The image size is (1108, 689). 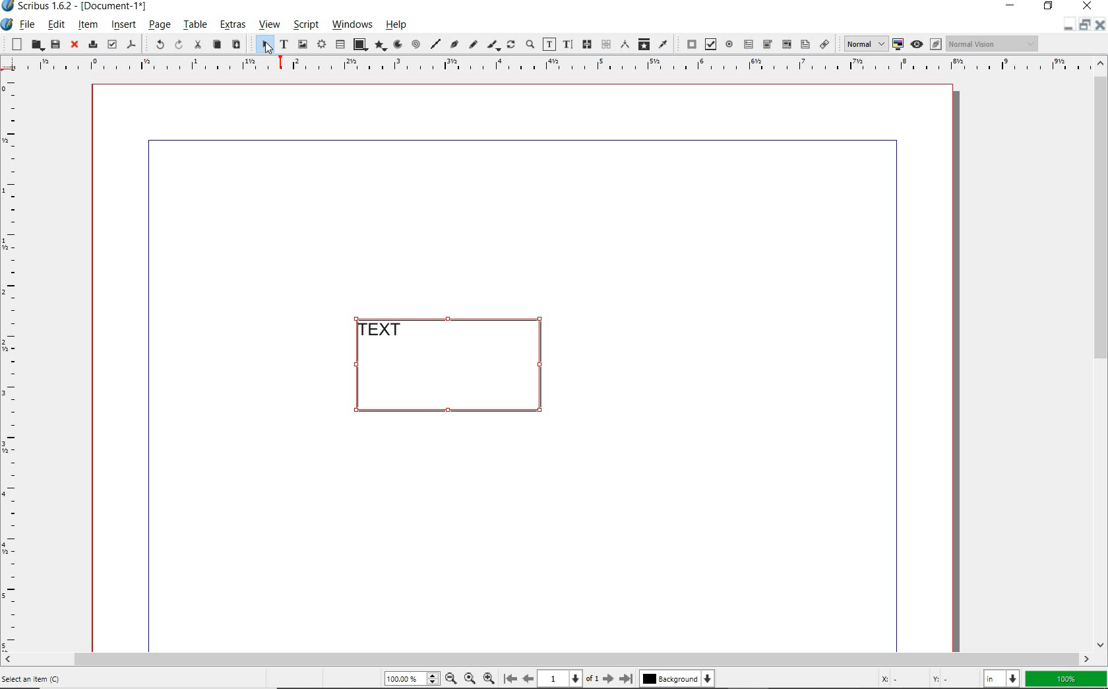 What do you see at coordinates (454, 44) in the screenshot?
I see `Bezier curve` at bounding box center [454, 44].